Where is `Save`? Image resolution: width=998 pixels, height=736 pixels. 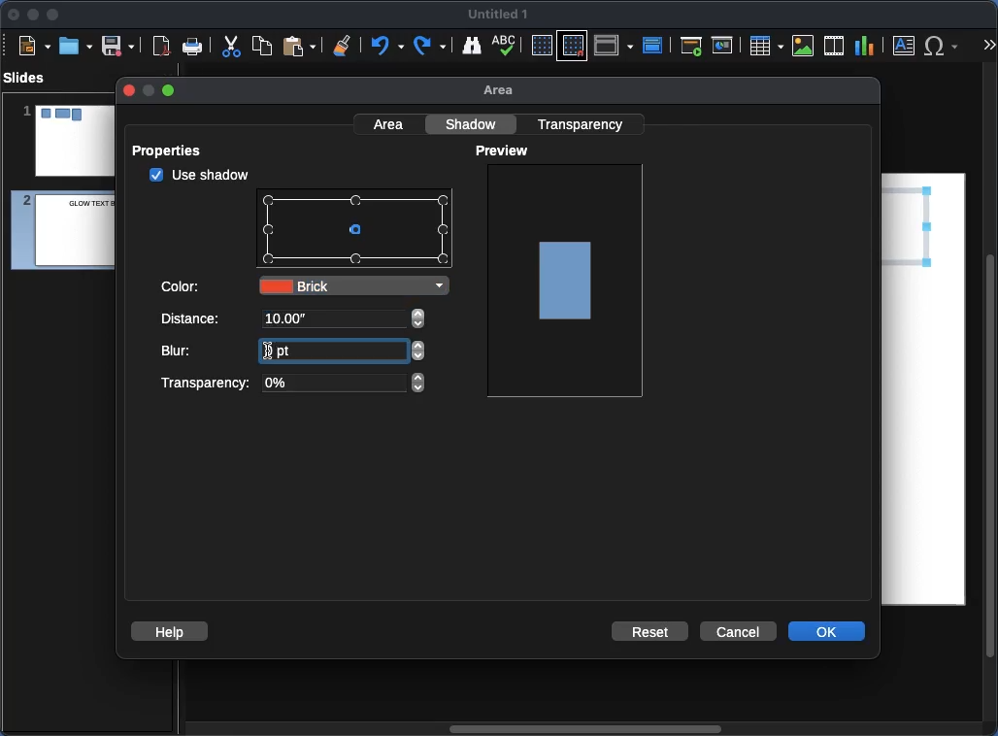
Save is located at coordinates (119, 45).